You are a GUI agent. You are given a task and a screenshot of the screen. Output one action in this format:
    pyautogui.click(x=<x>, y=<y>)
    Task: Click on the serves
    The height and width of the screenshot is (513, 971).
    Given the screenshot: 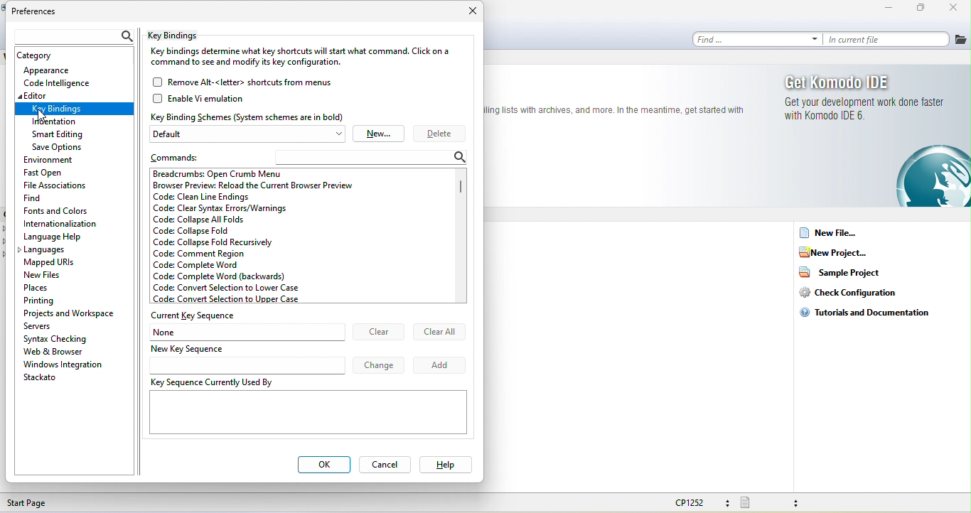 What is the action you would take?
    pyautogui.click(x=42, y=325)
    